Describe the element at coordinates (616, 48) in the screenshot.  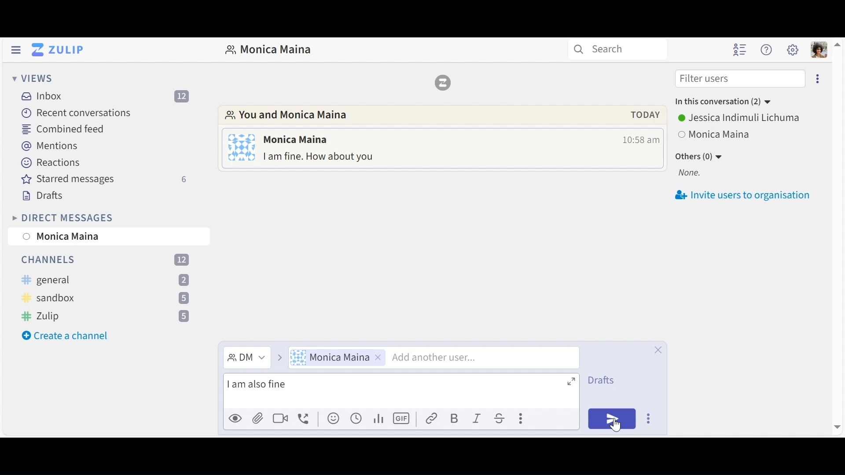
I see `Search` at that location.